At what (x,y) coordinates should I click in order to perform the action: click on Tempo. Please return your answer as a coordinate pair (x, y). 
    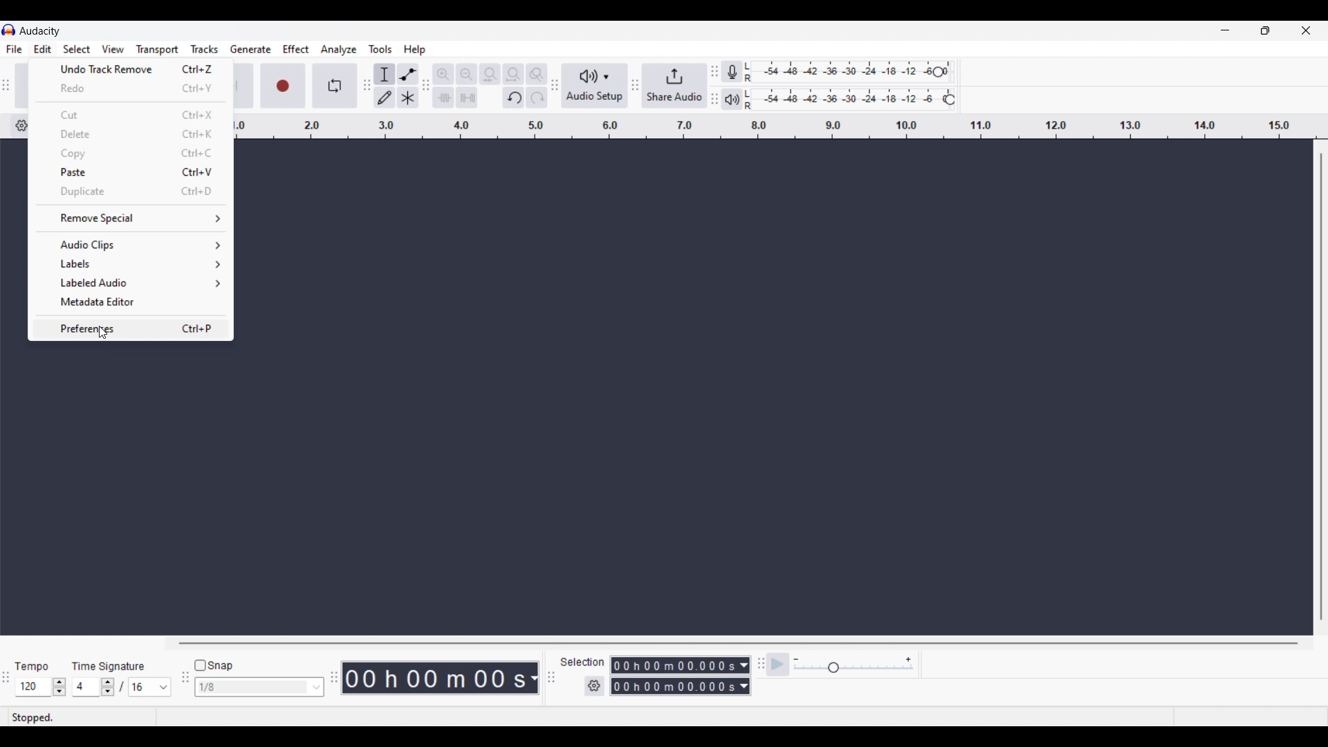
    Looking at the image, I should click on (31, 665).